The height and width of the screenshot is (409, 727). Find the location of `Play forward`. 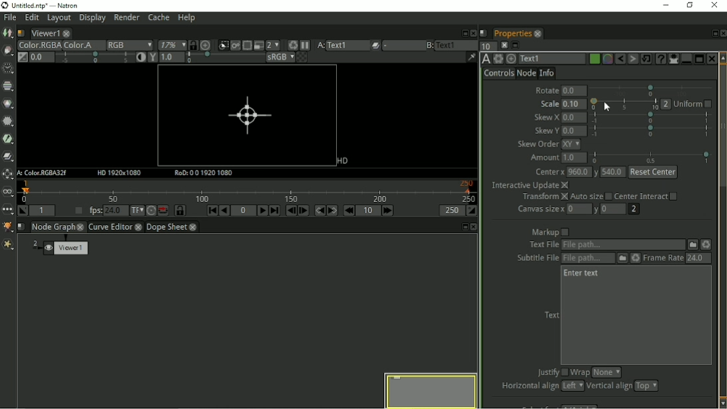

Play forward is located at coordinates (262, 210).